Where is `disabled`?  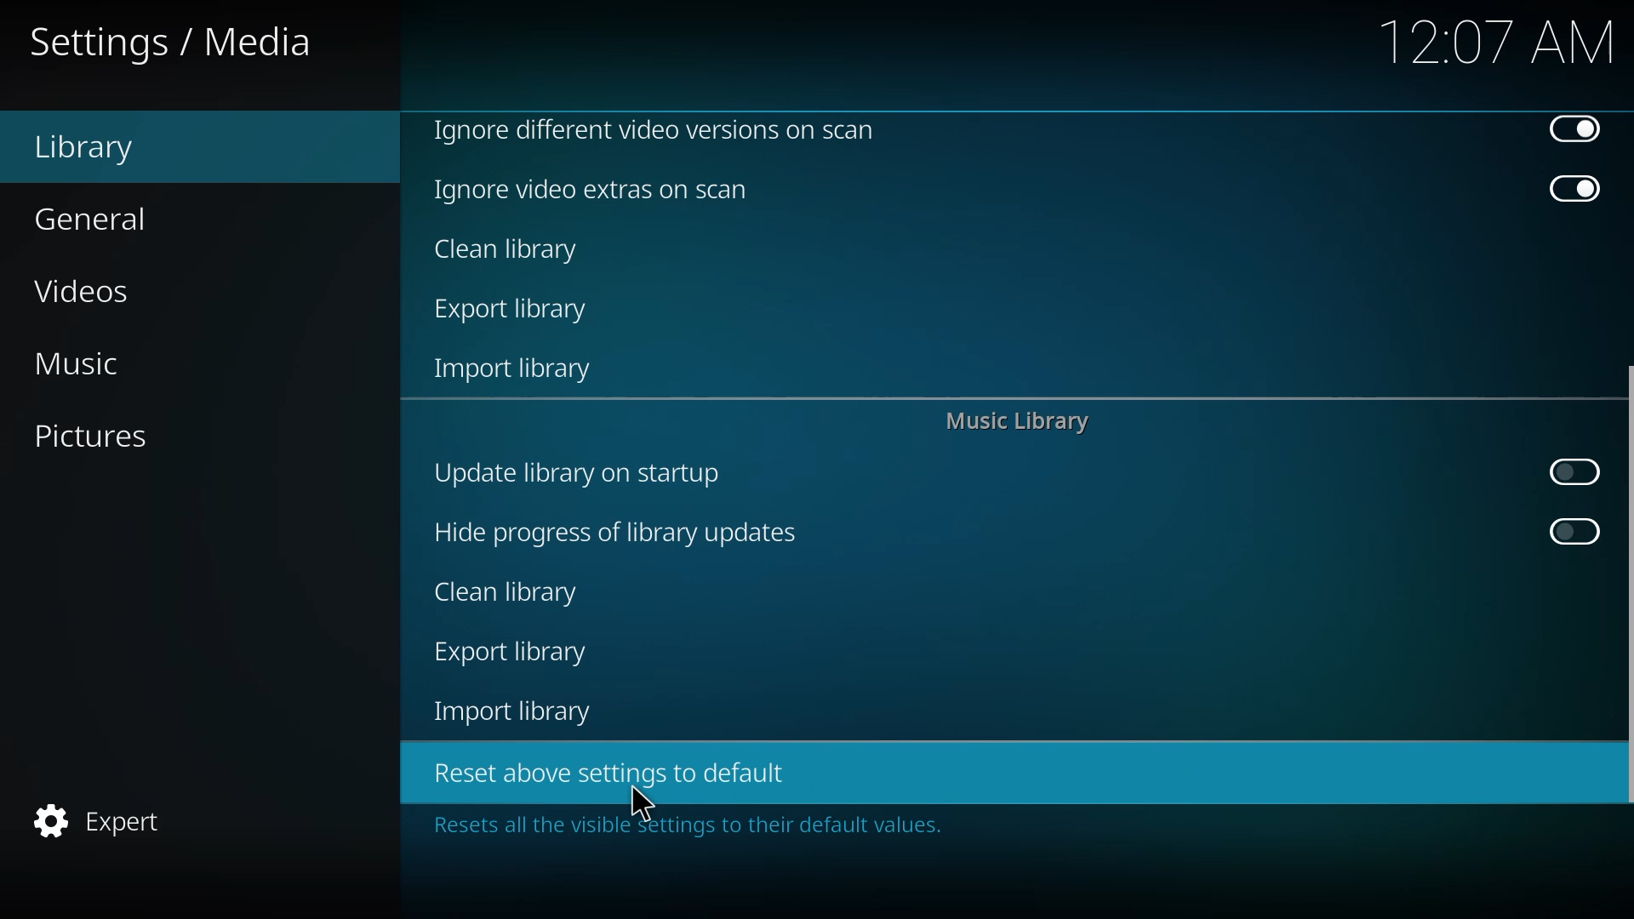 disabled is located at coordinates (1574, 129).